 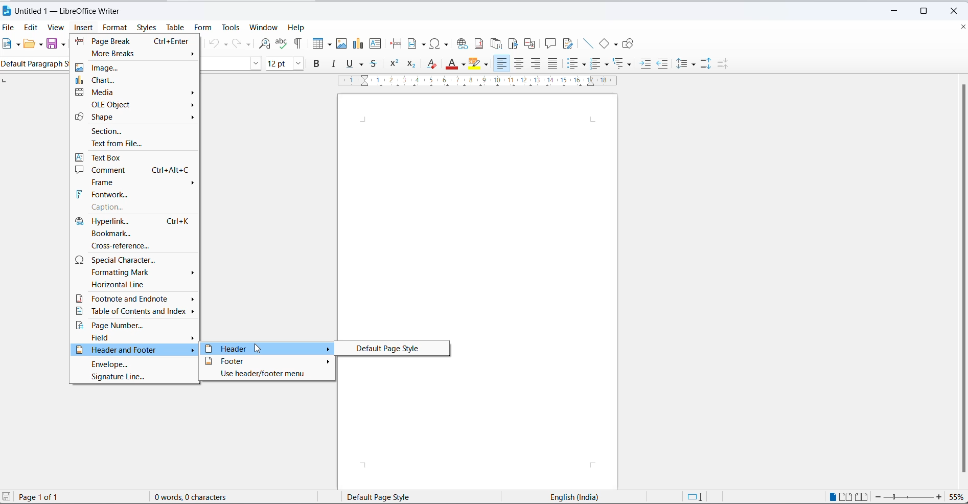 I want to click on default page style, so click(x=391, y=348).